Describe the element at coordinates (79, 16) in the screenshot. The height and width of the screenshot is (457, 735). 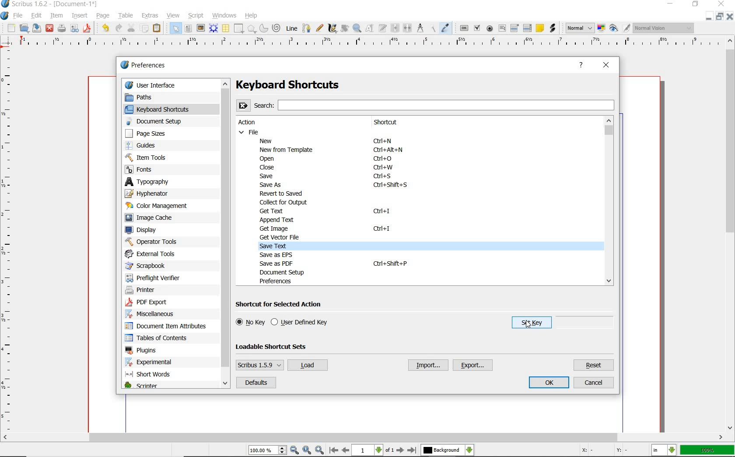
I see `insert` at that location.